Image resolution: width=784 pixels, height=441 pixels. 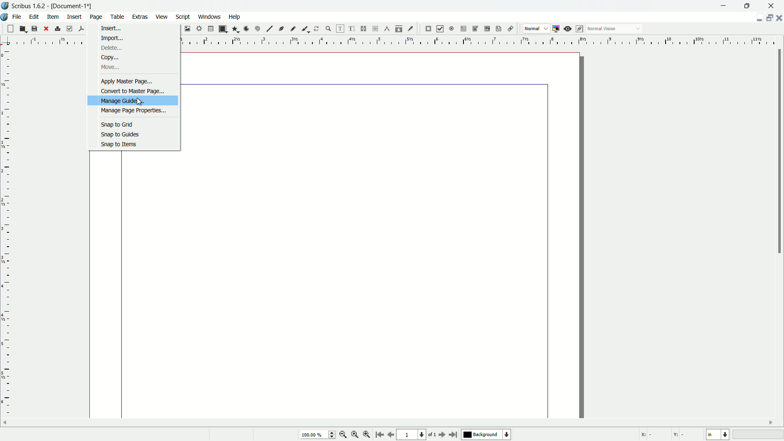 What do you see at coordinates (412, 29) in the screenshot?
I see `eye dropper` at bounding box center [412, 29].